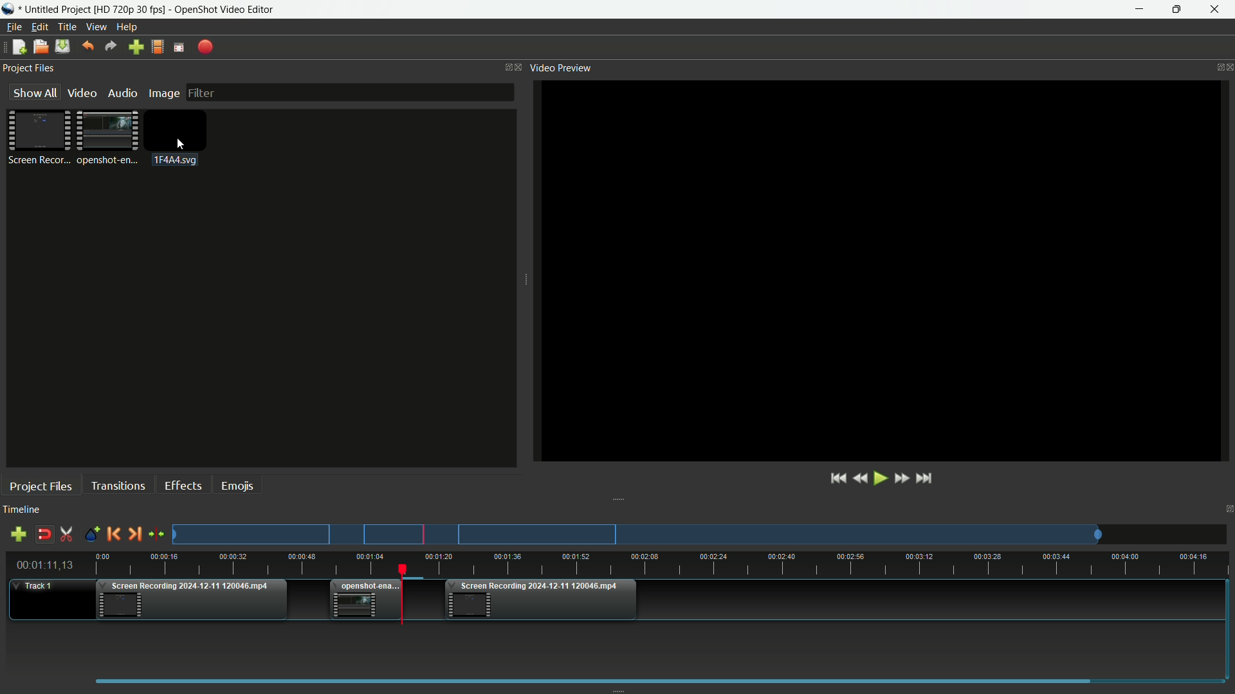 Image resolution: width=1235 pixels, height=694 pixels. Describe the element at coordinates (42, 136) in the screenshot. I see `Project file one` at that location.